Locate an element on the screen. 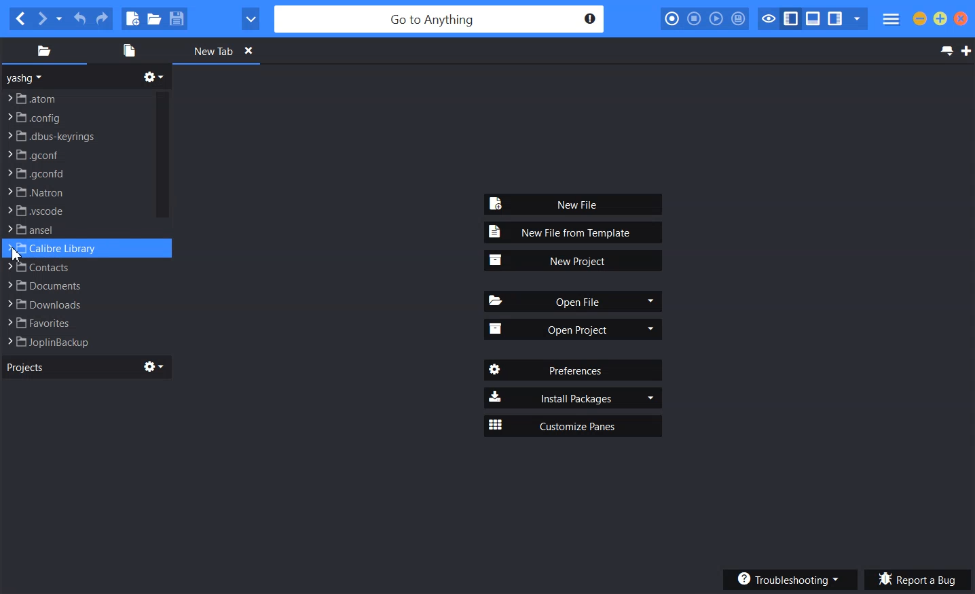 The width and height of the screenshot is (975, 594). New Project is located at coordinates (574, 261).